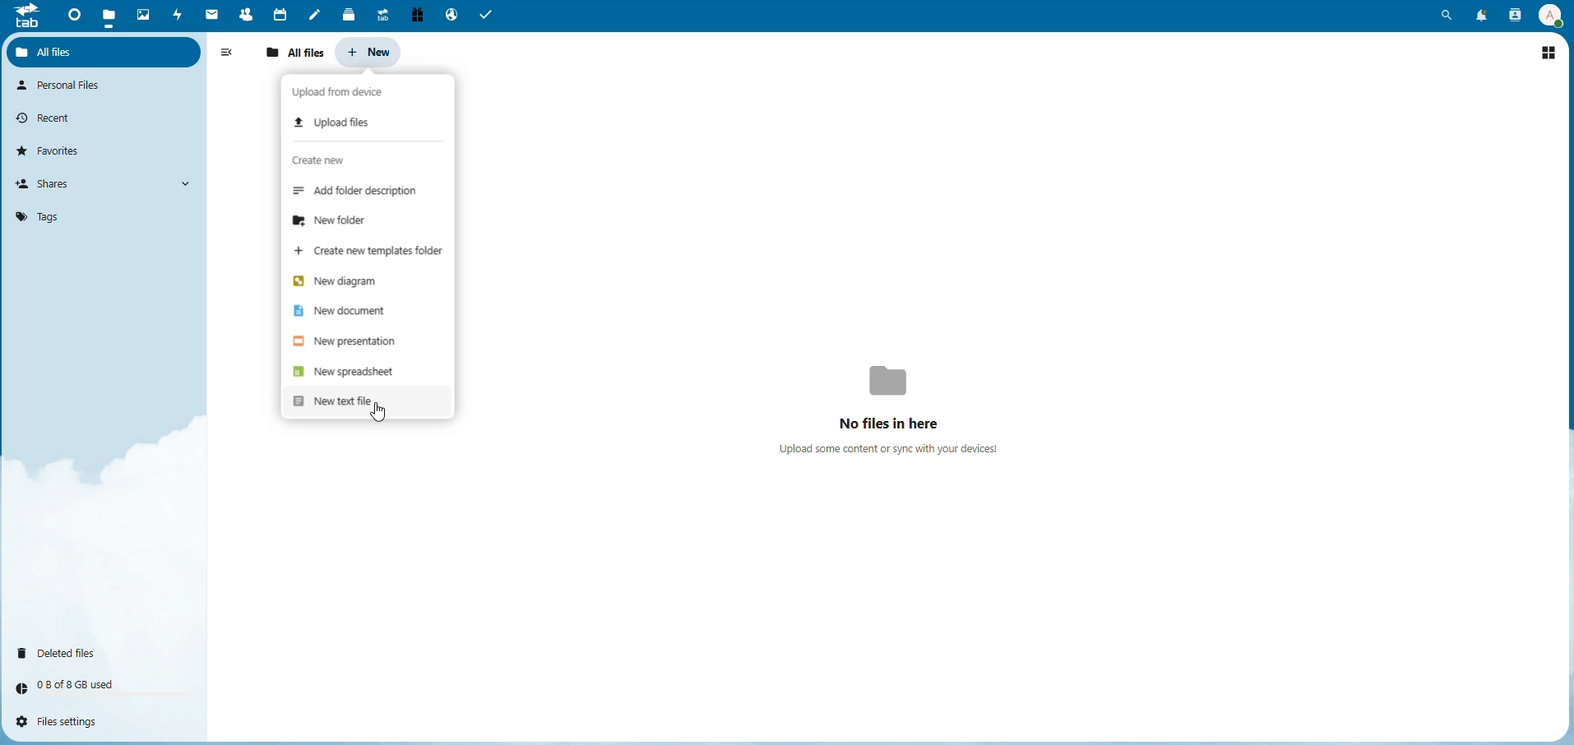 The height and width of the screenshot is (745, 1574). Describe the element at coordinates (377, 411) in the screenshot. I see `cursor` at that location.